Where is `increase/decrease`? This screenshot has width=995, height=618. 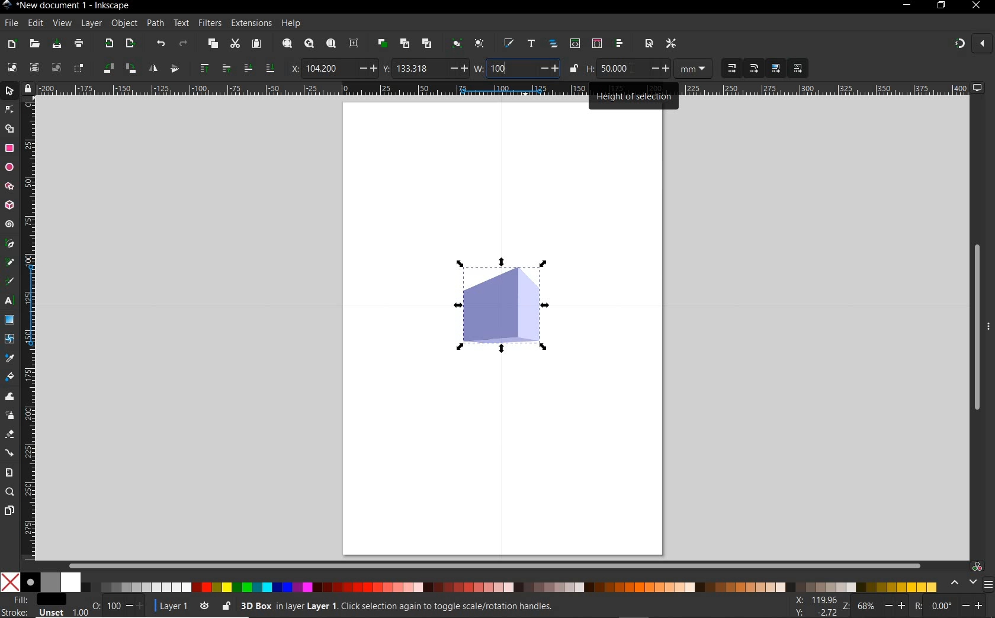
increase/decrease is located at coordinates (660, 68).